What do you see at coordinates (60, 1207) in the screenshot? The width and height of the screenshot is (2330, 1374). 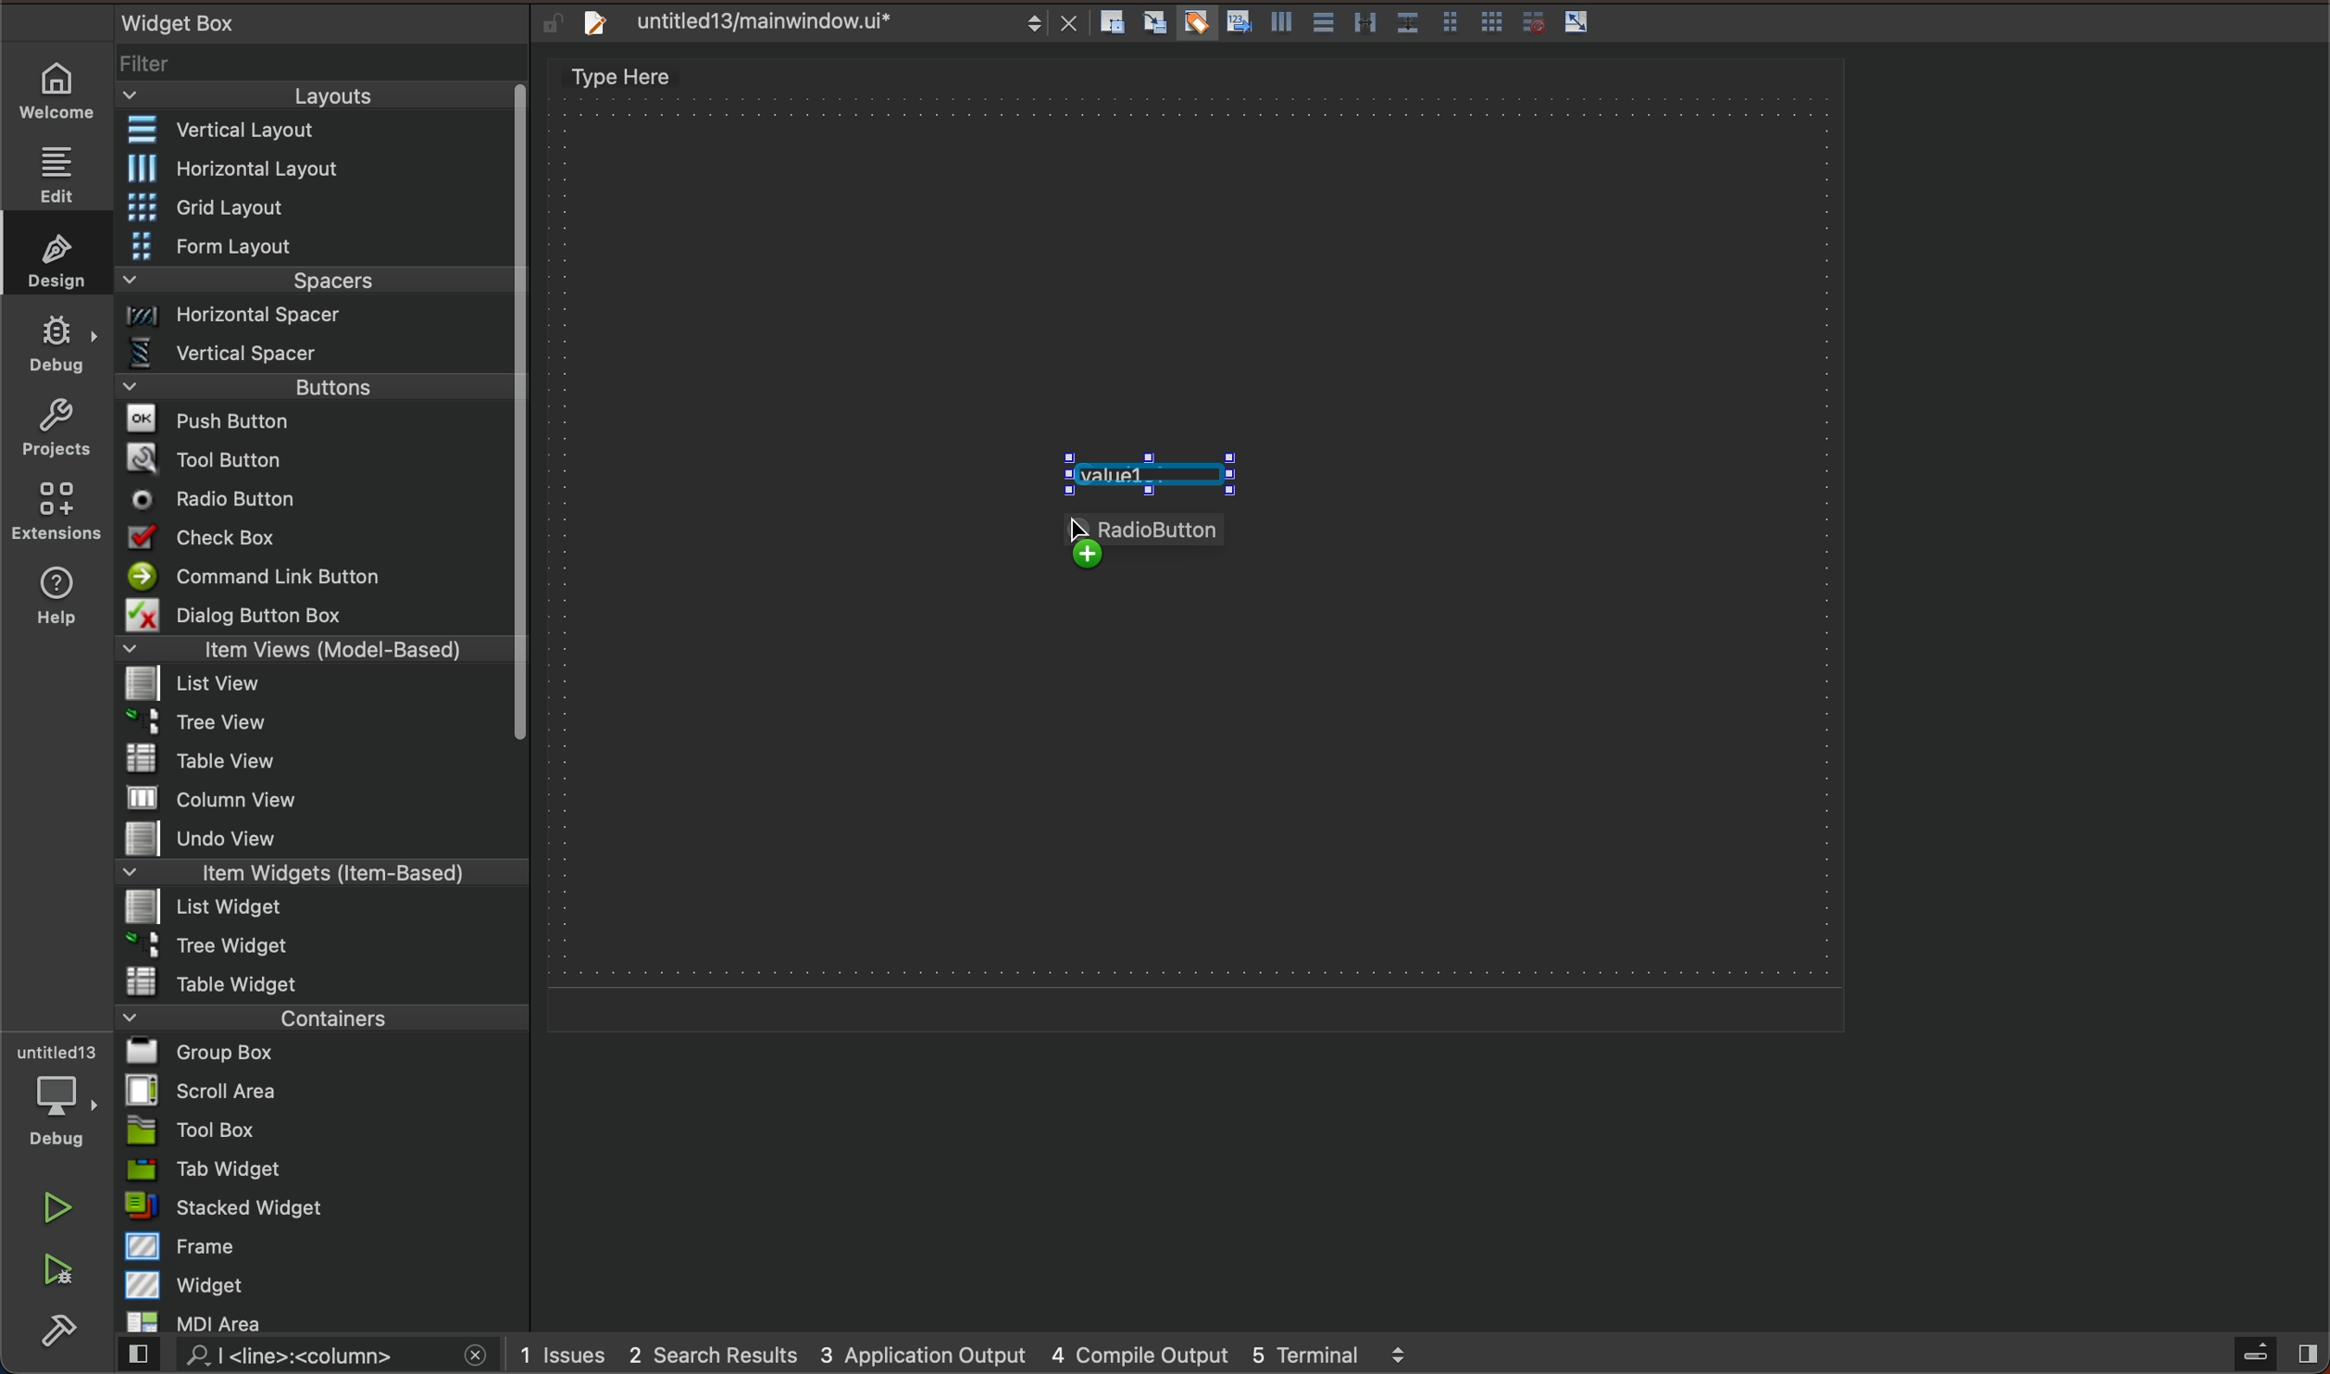 I see `run` at bounding box center [60, 1207].